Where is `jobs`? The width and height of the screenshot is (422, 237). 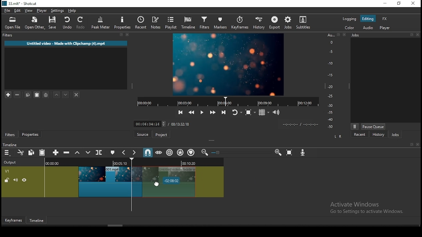 jobs is located at coordinates (395, 135).